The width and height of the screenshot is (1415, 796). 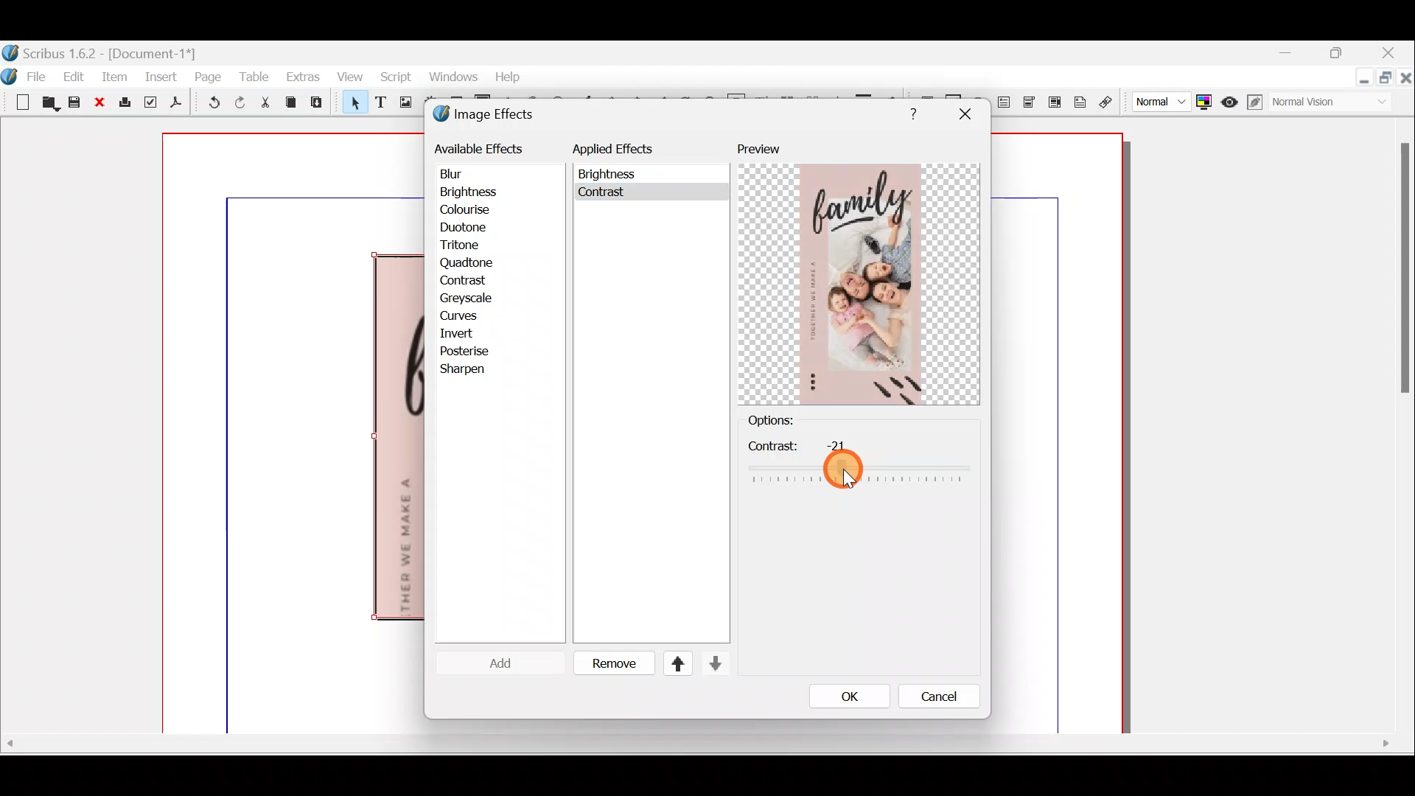 I want to click on Minimise, so click(x=1363, y=79).